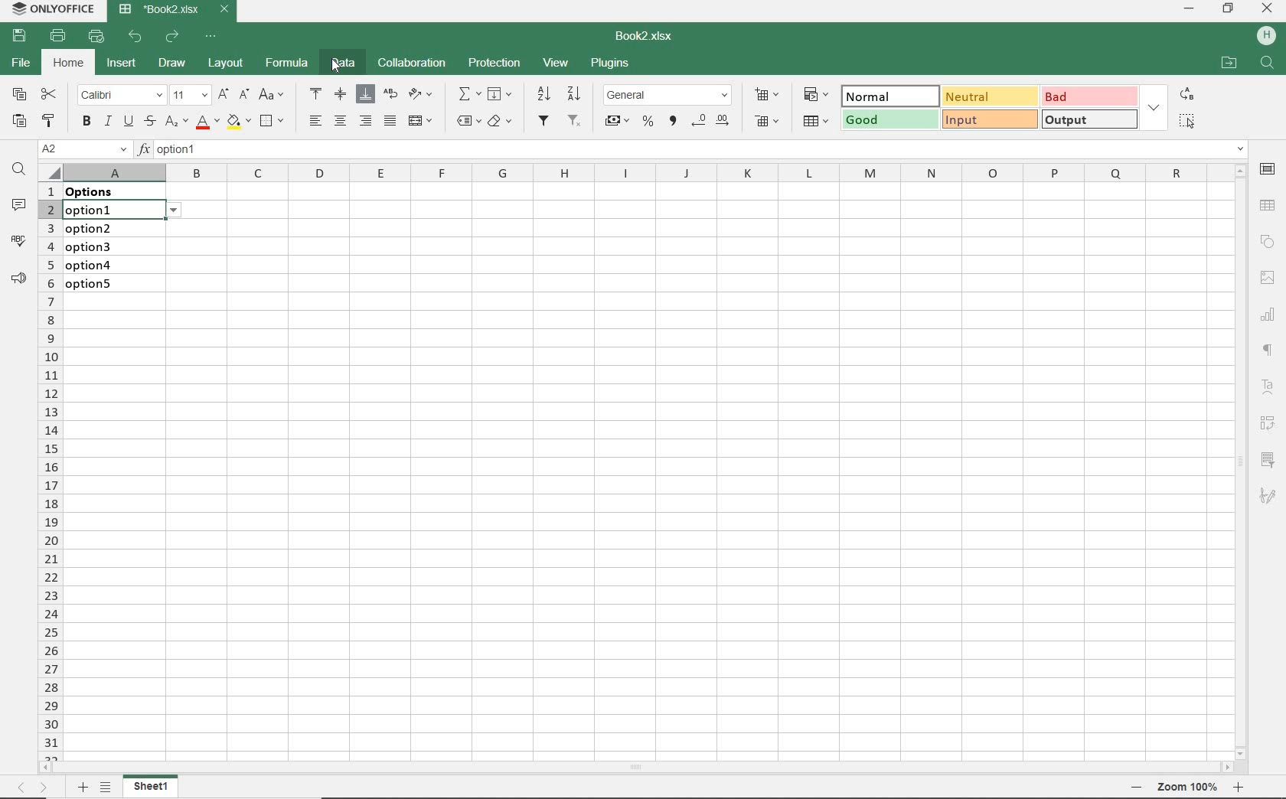 This screenshot has width=1286, height=799. What do you see at coordinates (364, 94) in the screenshot?
I see `ALIGN BOTTOM` at bounding box center [364, 94].